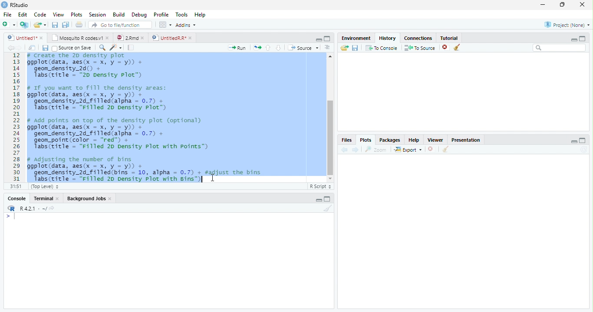  I want to click on Viewer, so click(435, 140).